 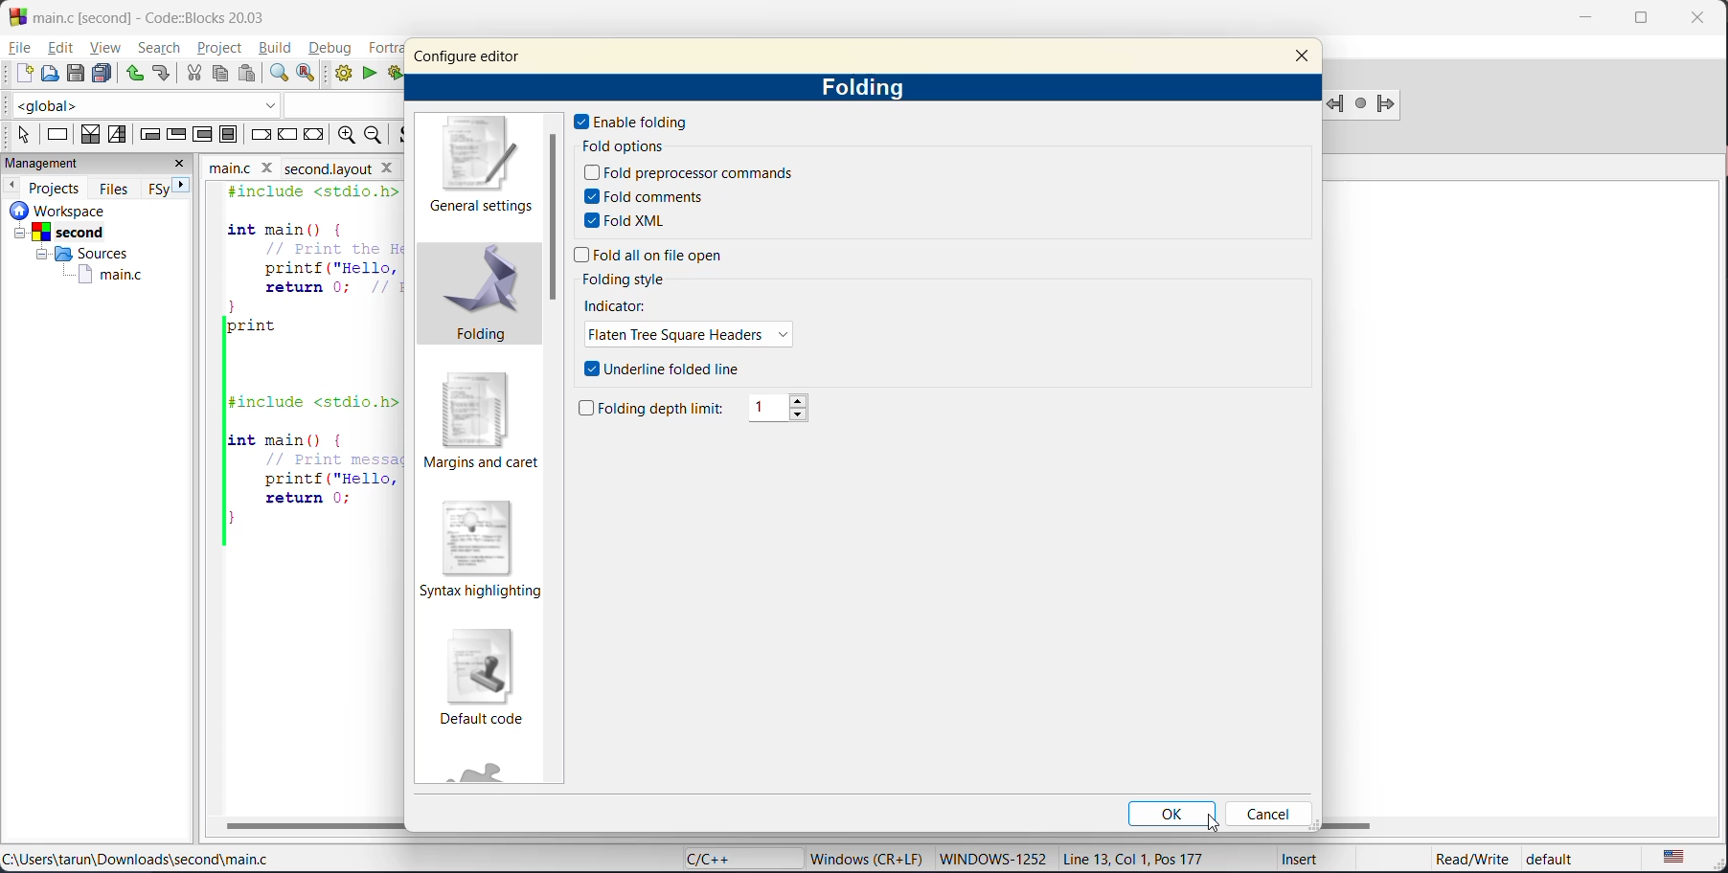 I want to click on projects, so click(x=57, y=186).